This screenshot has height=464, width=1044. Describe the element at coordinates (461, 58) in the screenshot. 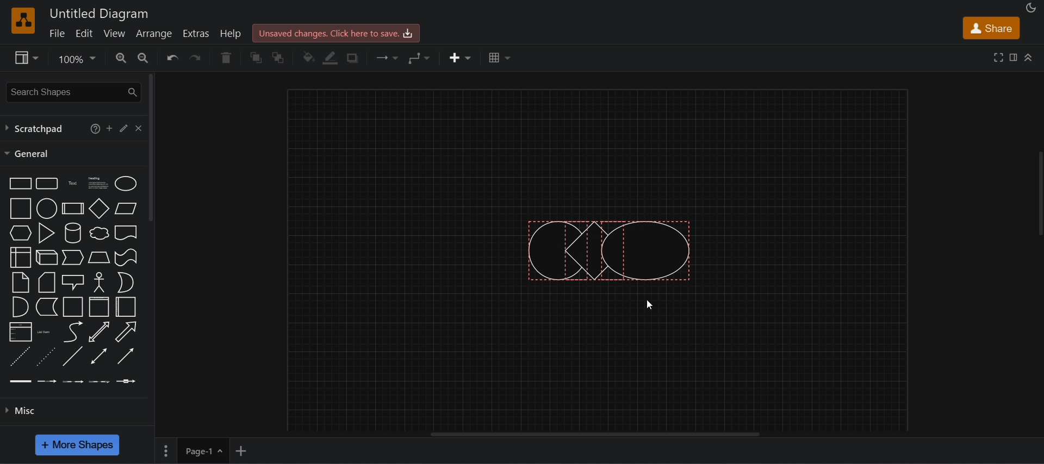

I see `insert ` at that location.